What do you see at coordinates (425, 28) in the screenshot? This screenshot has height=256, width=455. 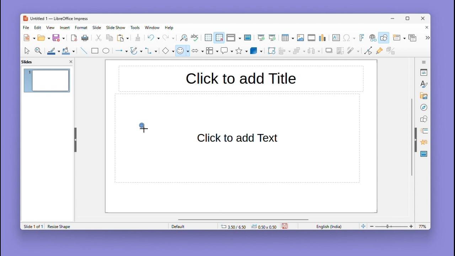 I see `Close` at bounding box center [425, 28].